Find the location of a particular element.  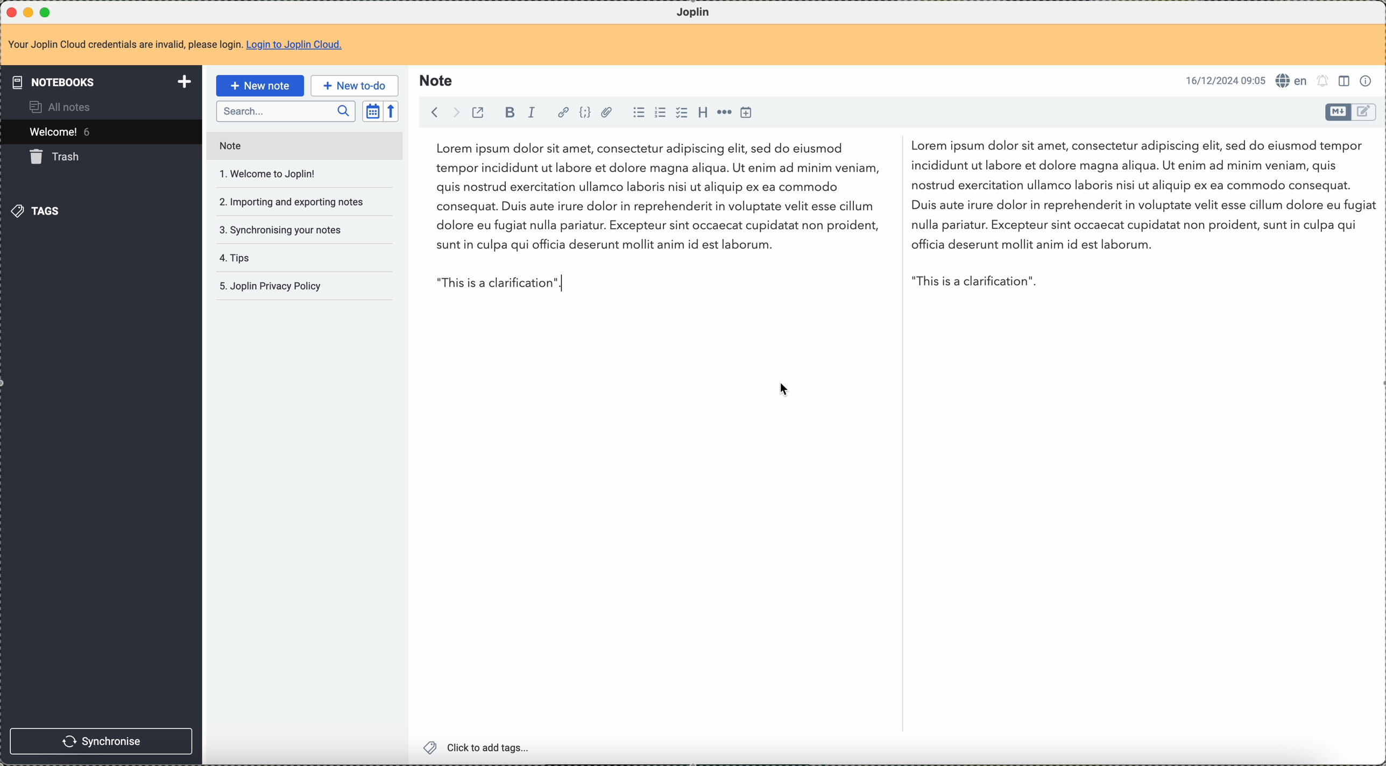

attach file is located at coordinates (608, 112).